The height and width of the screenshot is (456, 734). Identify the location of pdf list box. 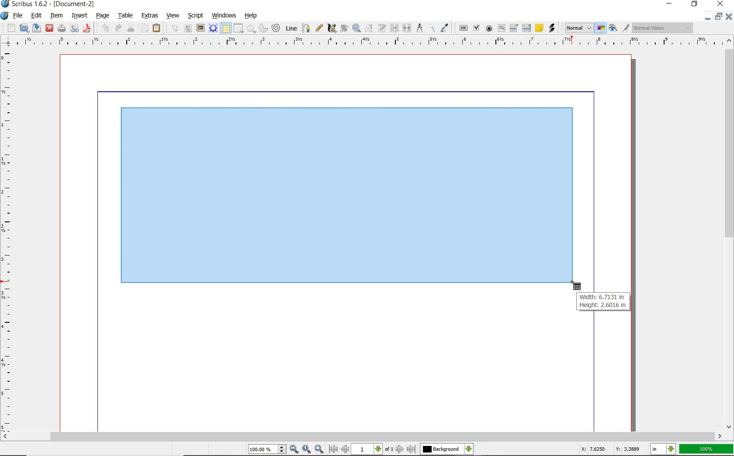
(527, 28).